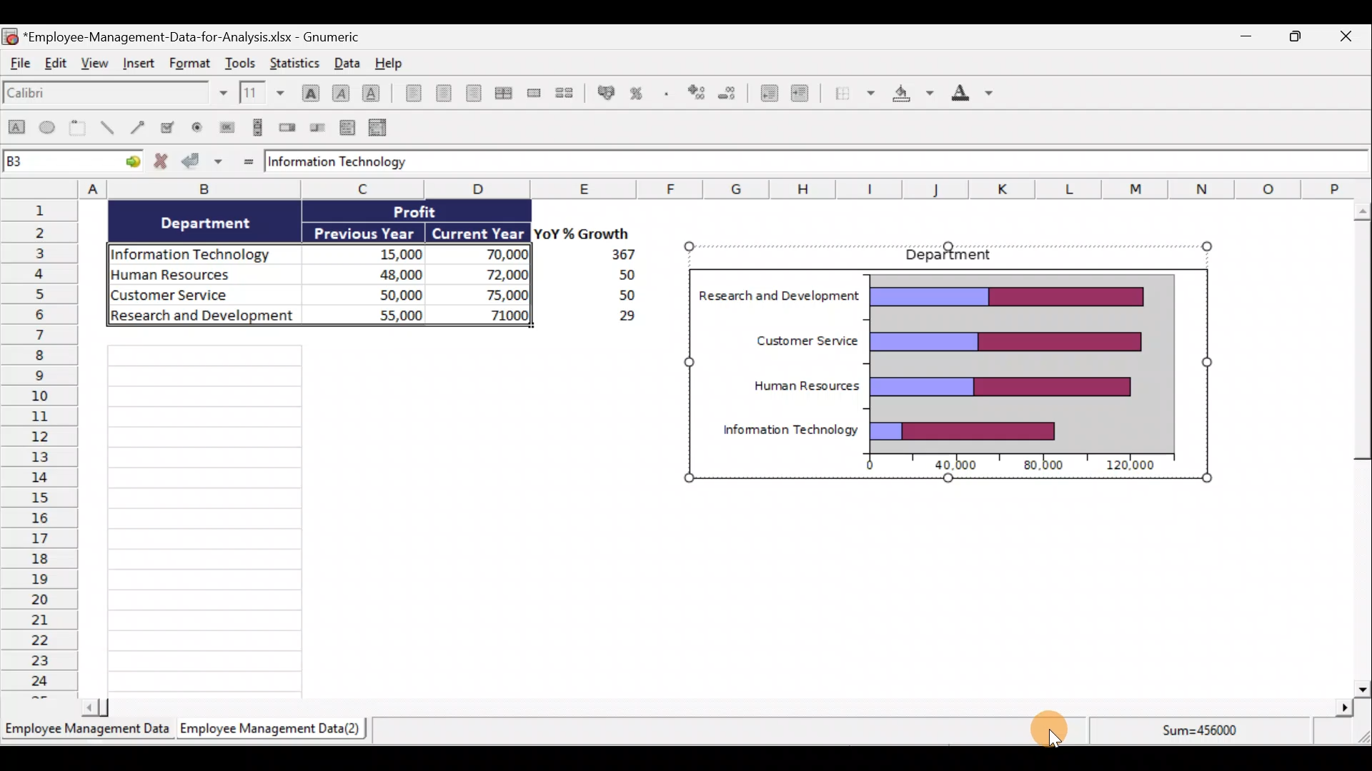  Describe the element at coordinates (347, 62) in the screenshot. I see `Data` at that location.